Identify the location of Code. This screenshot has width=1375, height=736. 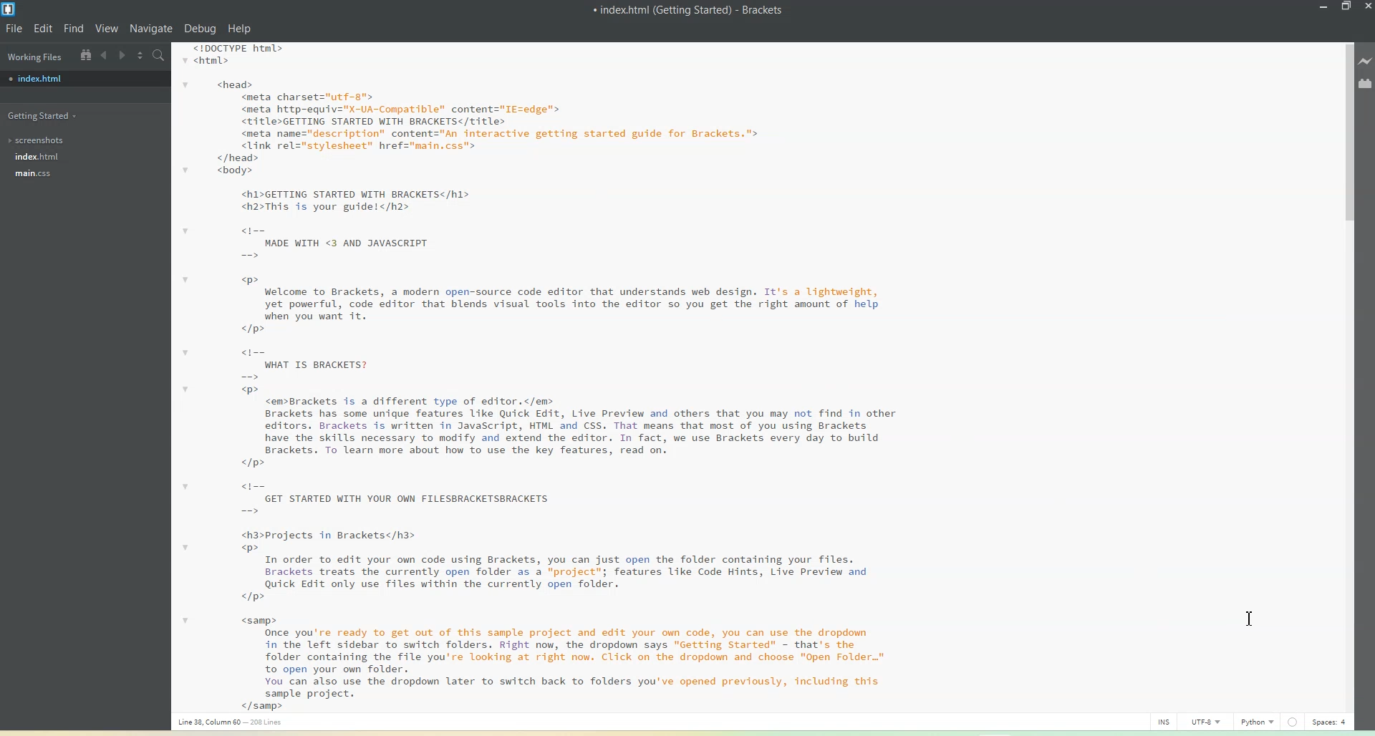
(533, 376).